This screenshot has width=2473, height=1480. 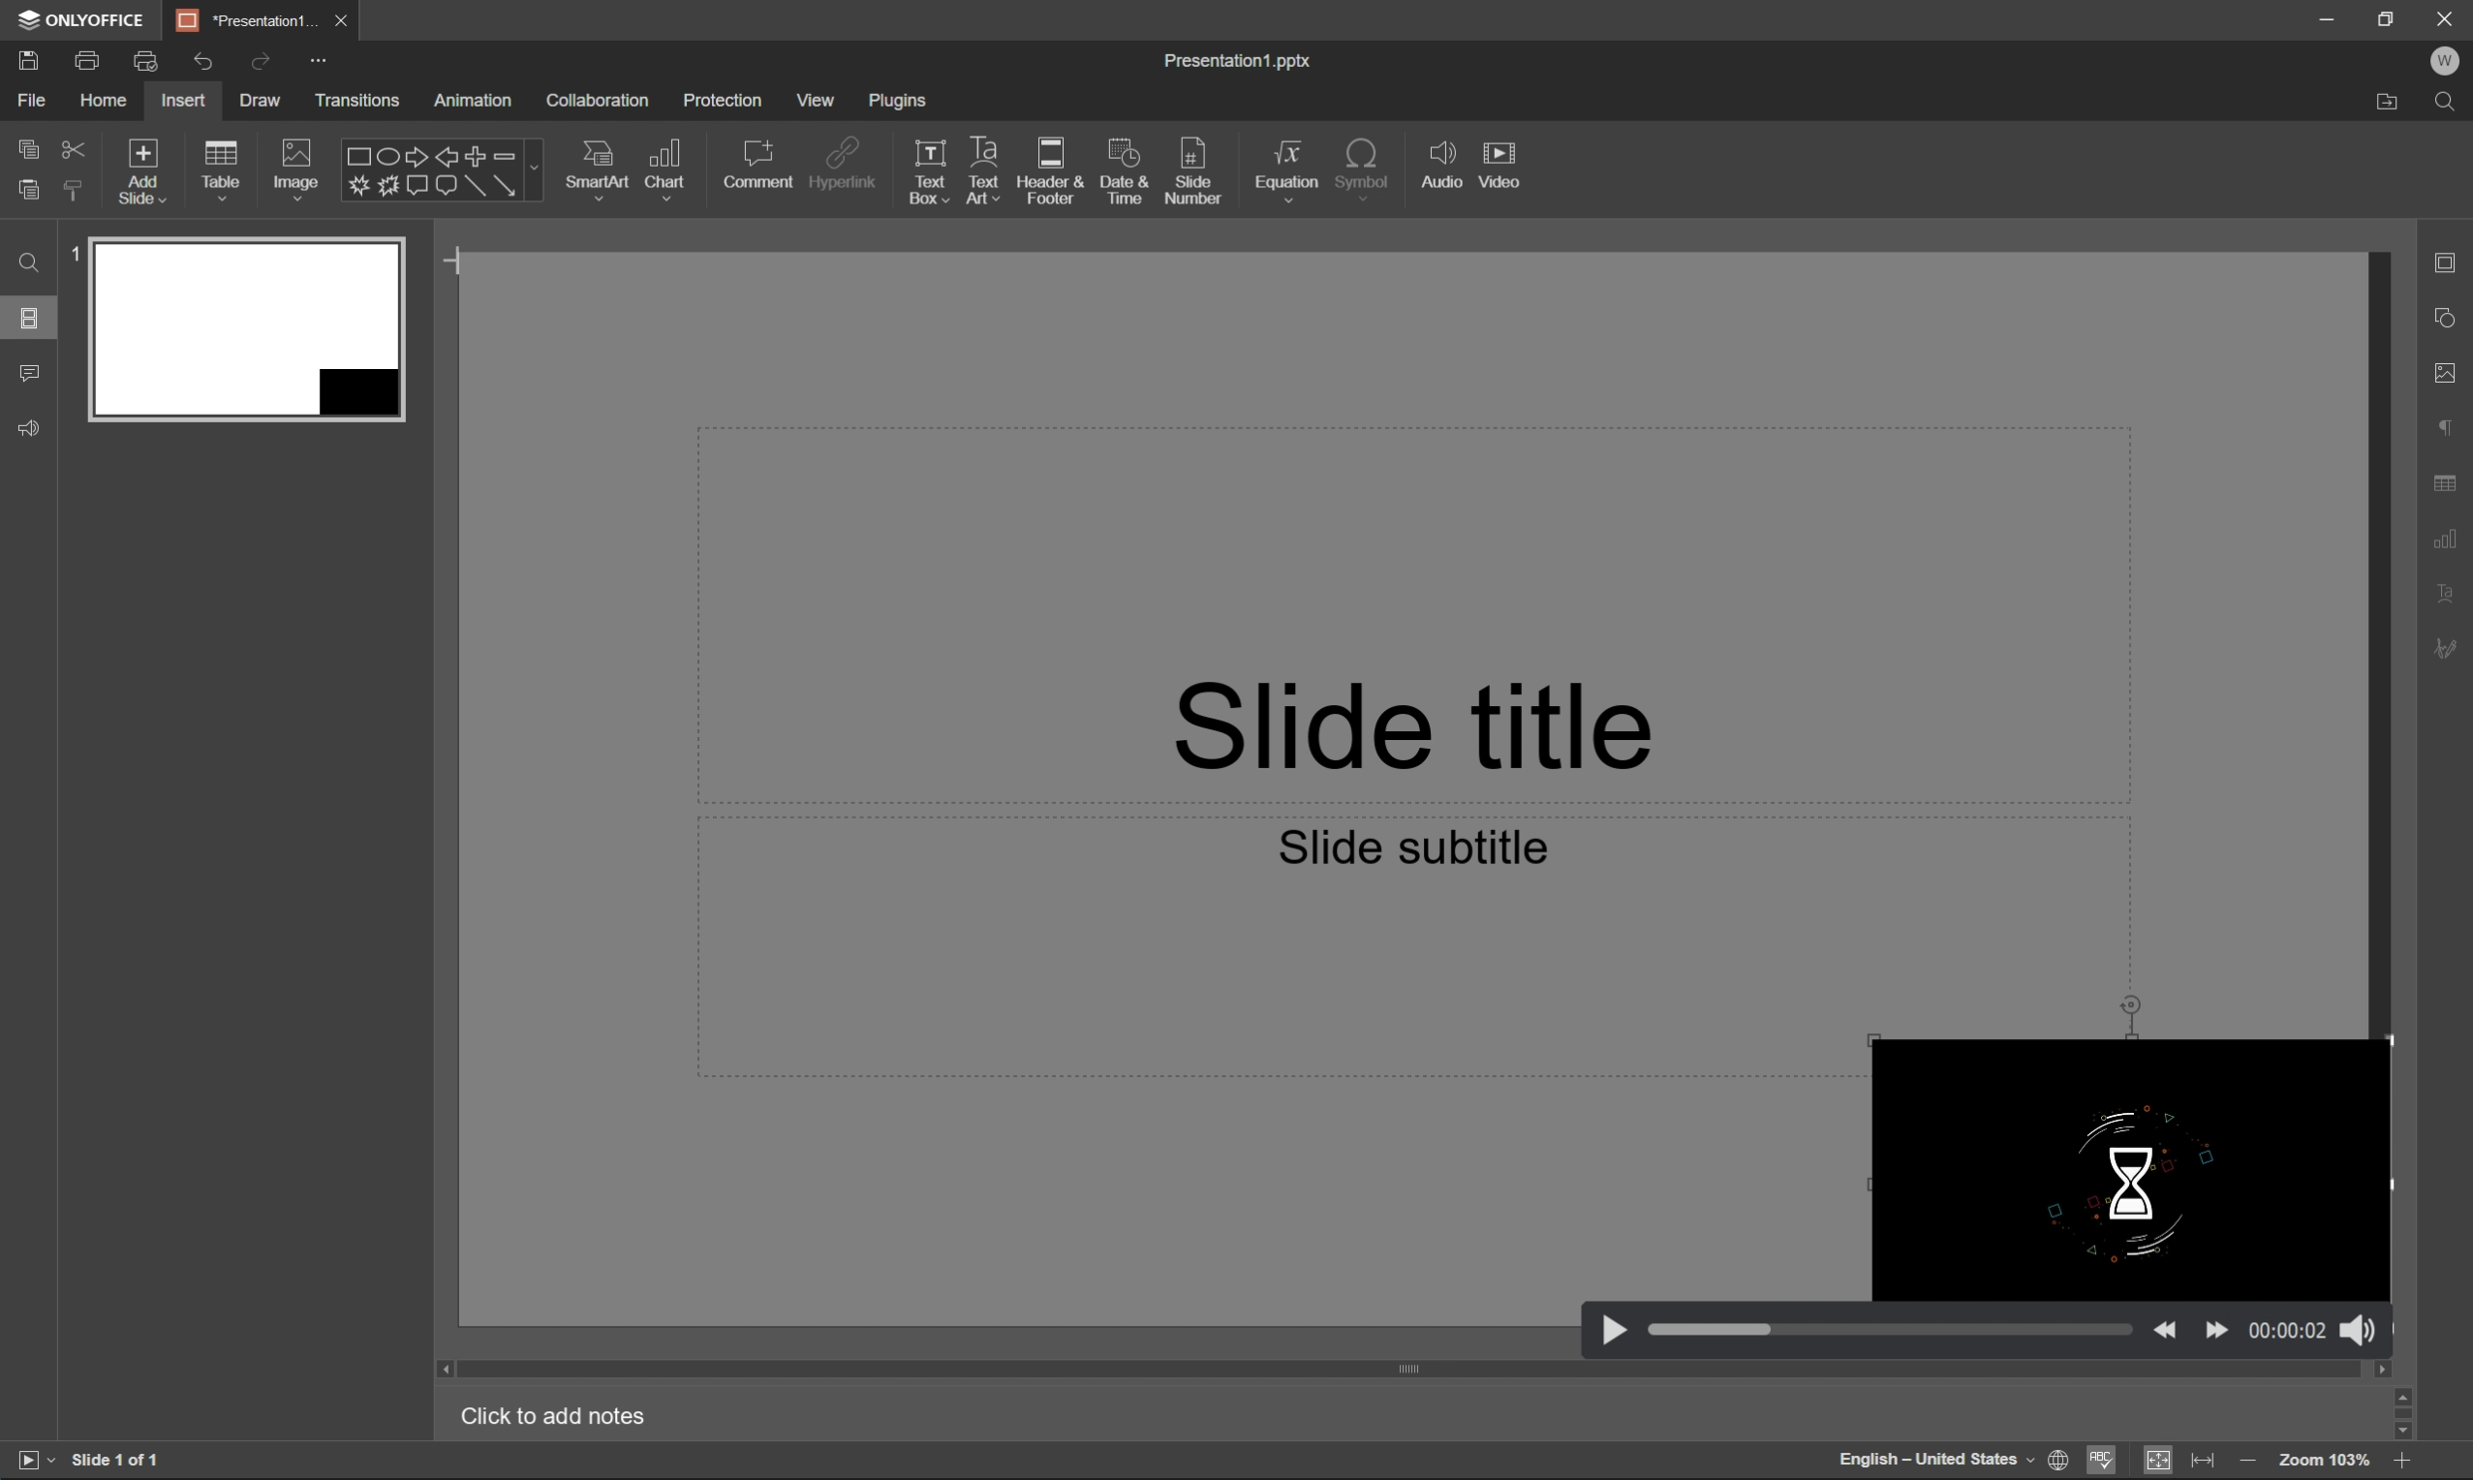 I want to click on comment, so click(x=759, y=166).